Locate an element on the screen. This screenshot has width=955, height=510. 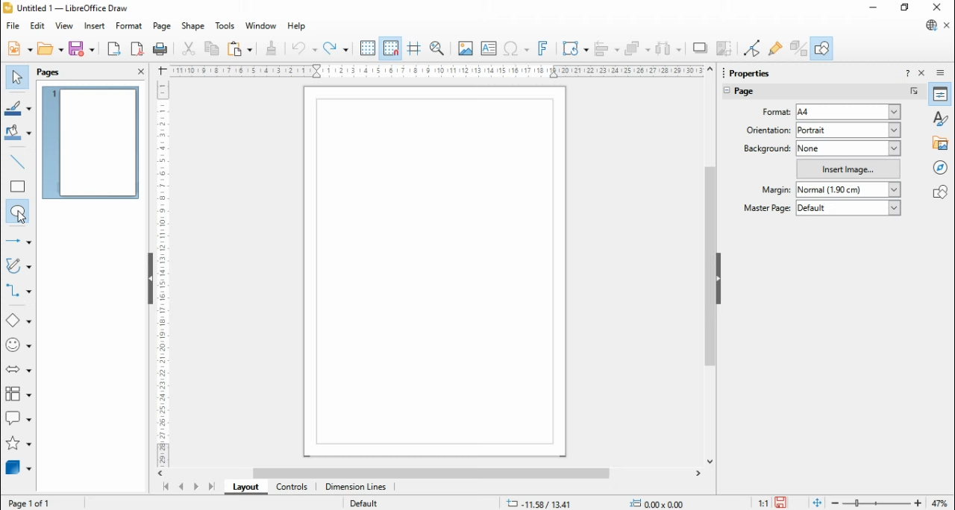
navigator is located at coordinates (942, 167).